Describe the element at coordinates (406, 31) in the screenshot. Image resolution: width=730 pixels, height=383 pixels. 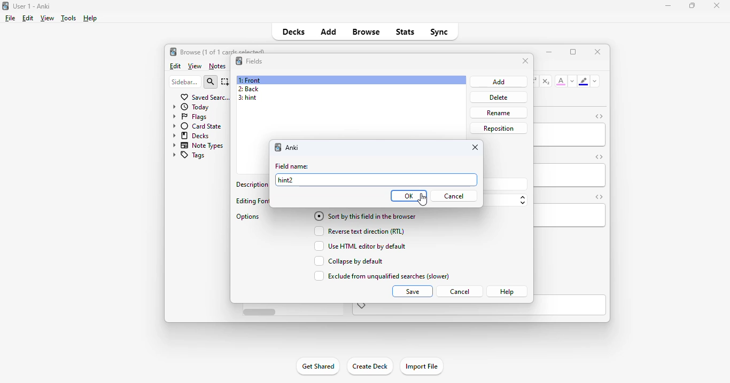
I see `stats` at that location.